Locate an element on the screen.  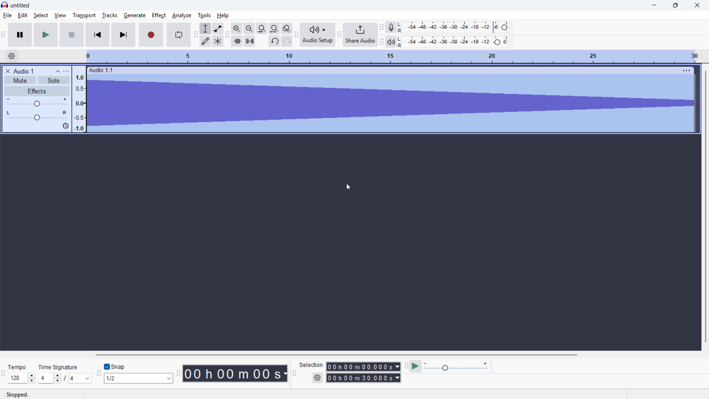
 Tools  is located at coordinates (205, 15).